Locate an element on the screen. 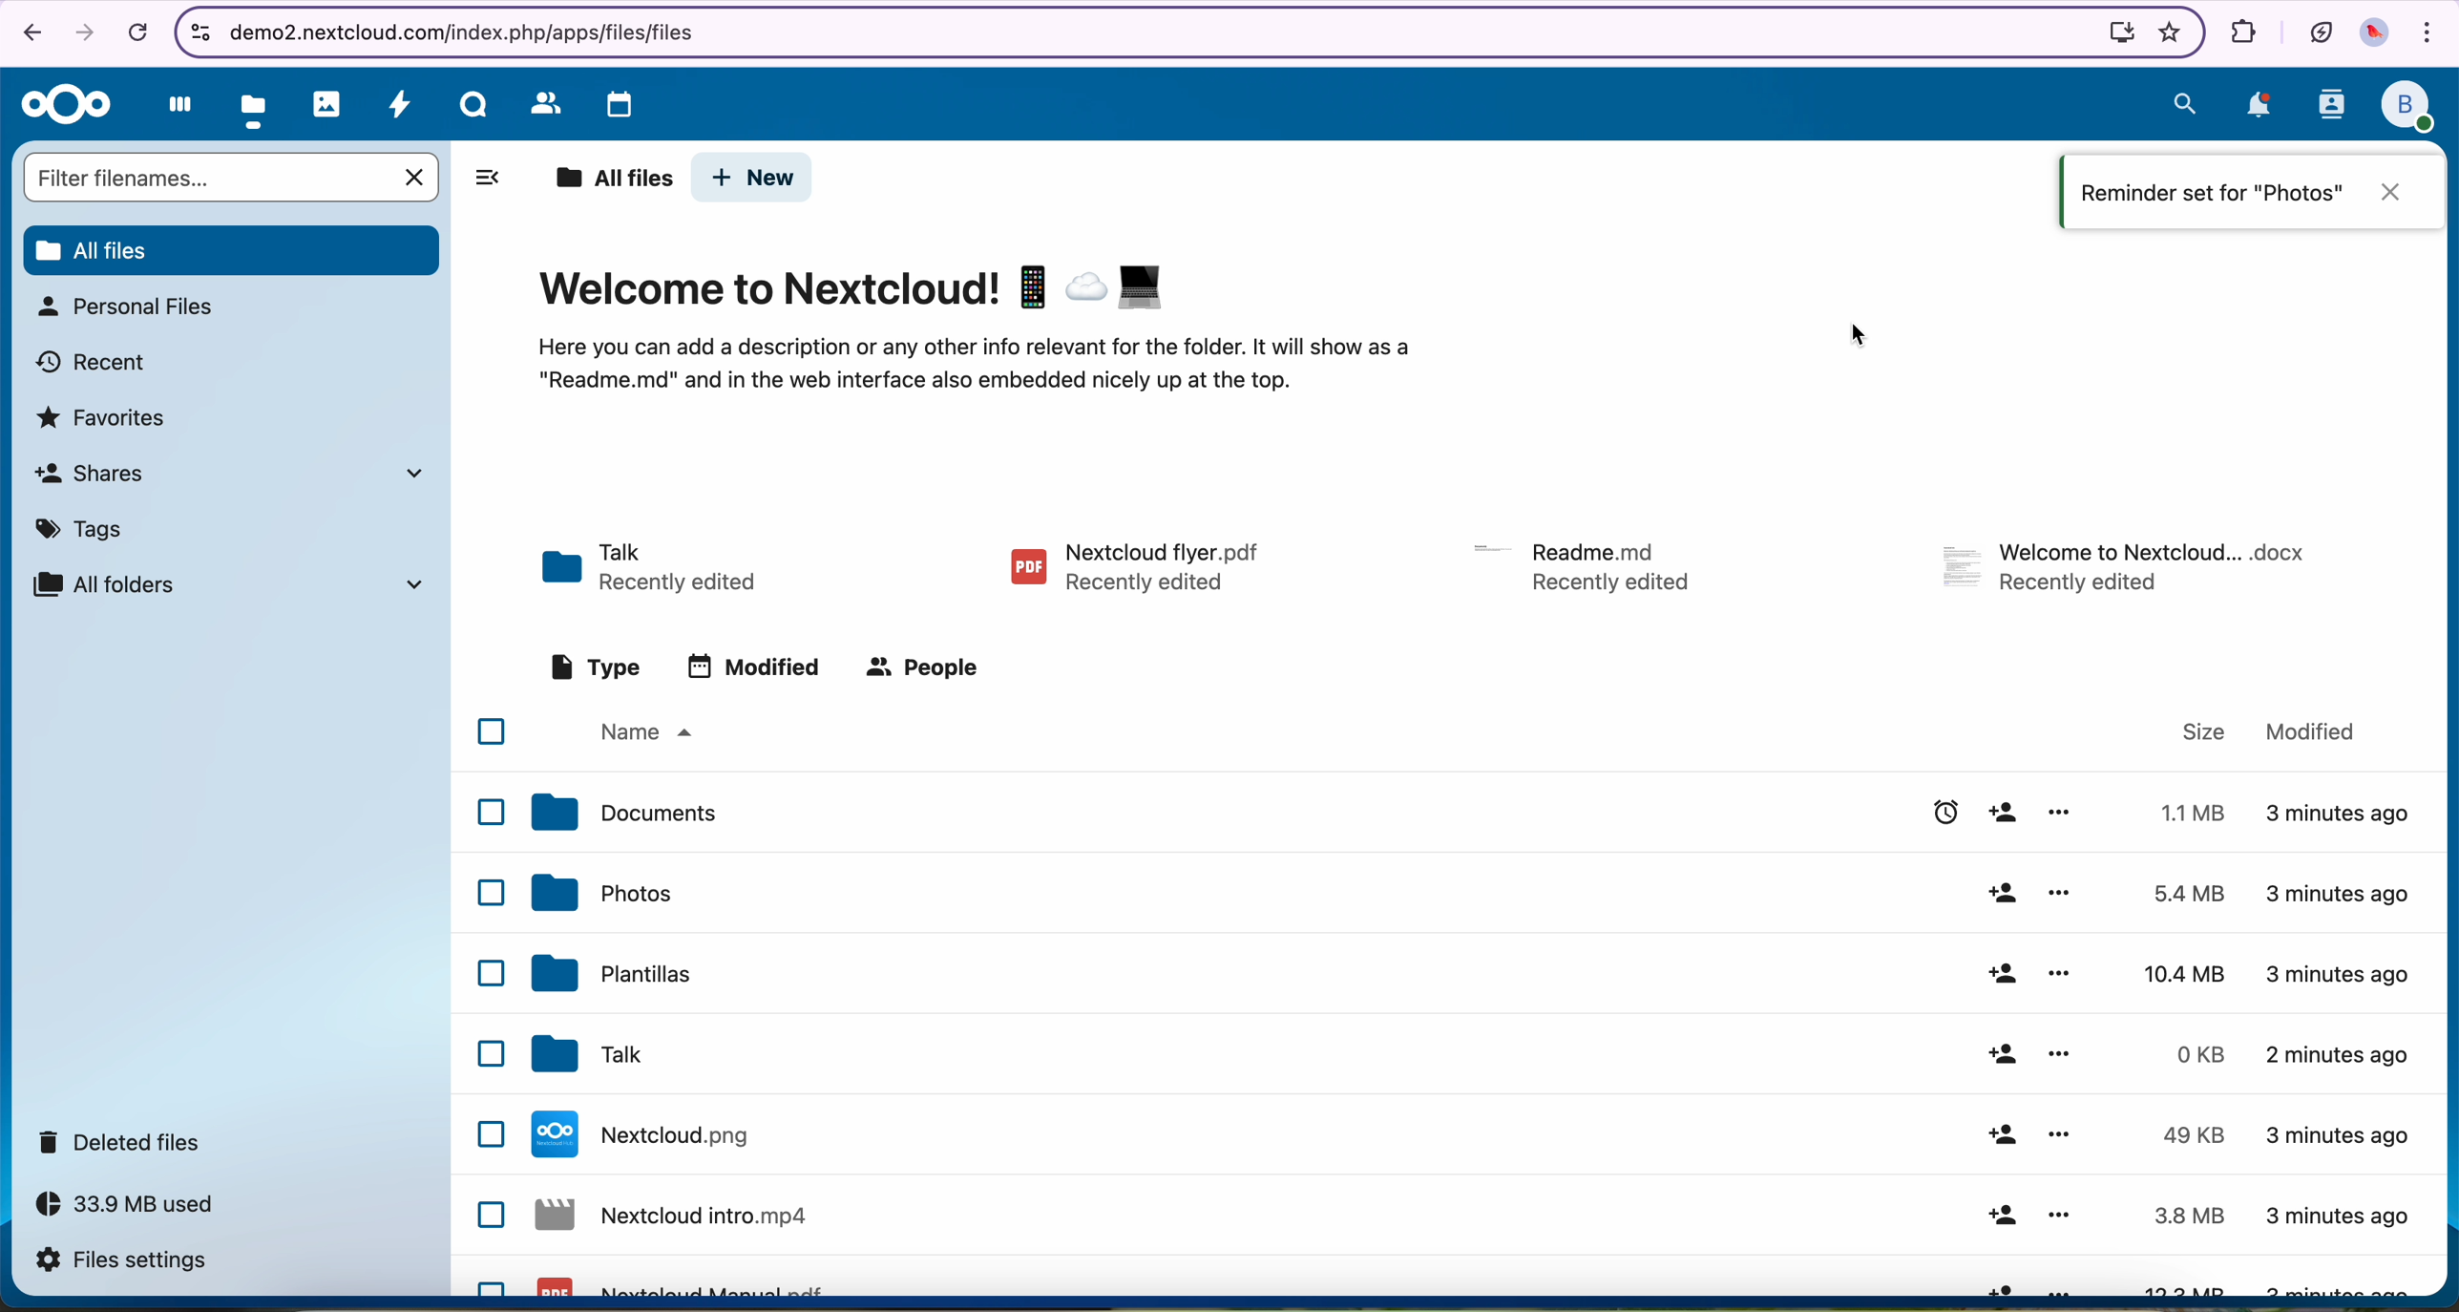  share is located at coordinates (1999, 1055).